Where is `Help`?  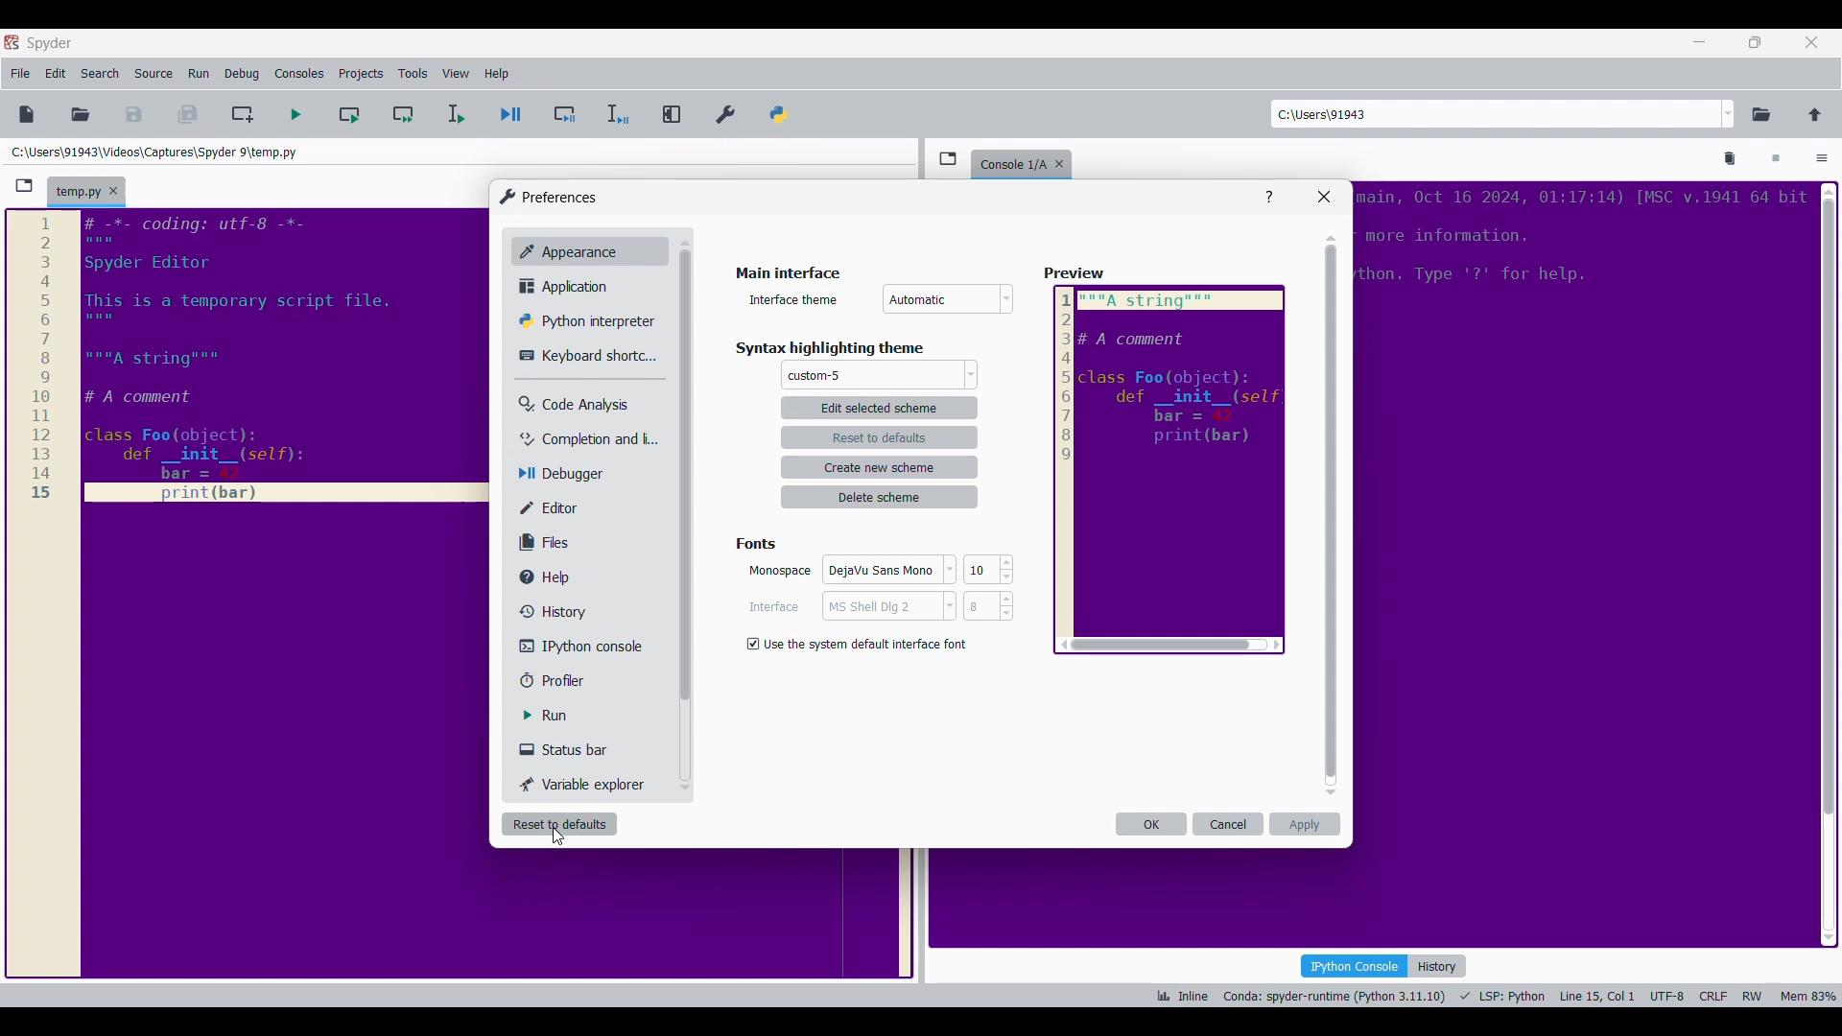
Help is located at coordinates (1269, 197).